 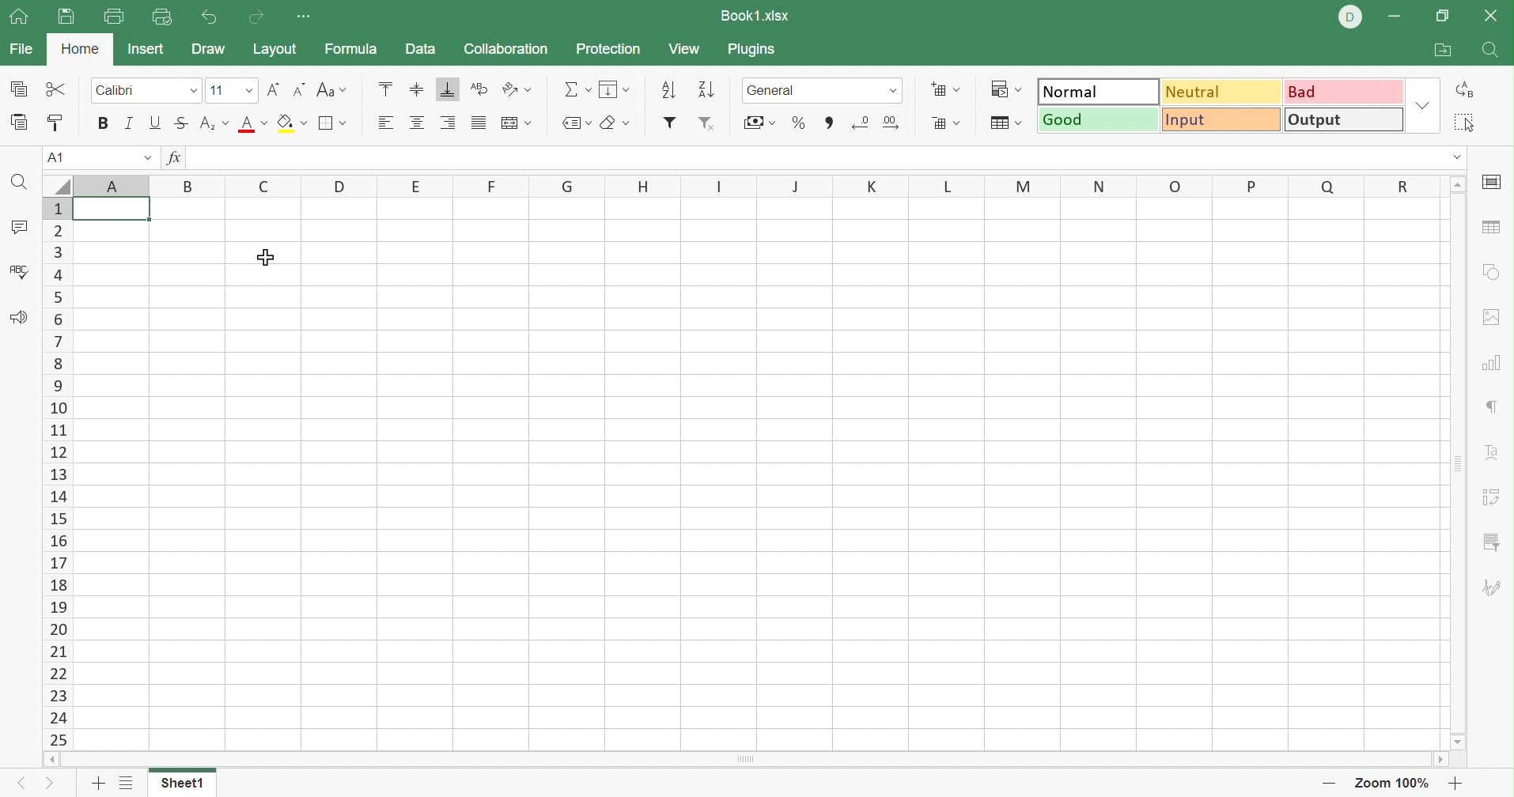 I want to click on Align right, so click(x=447, y=122).